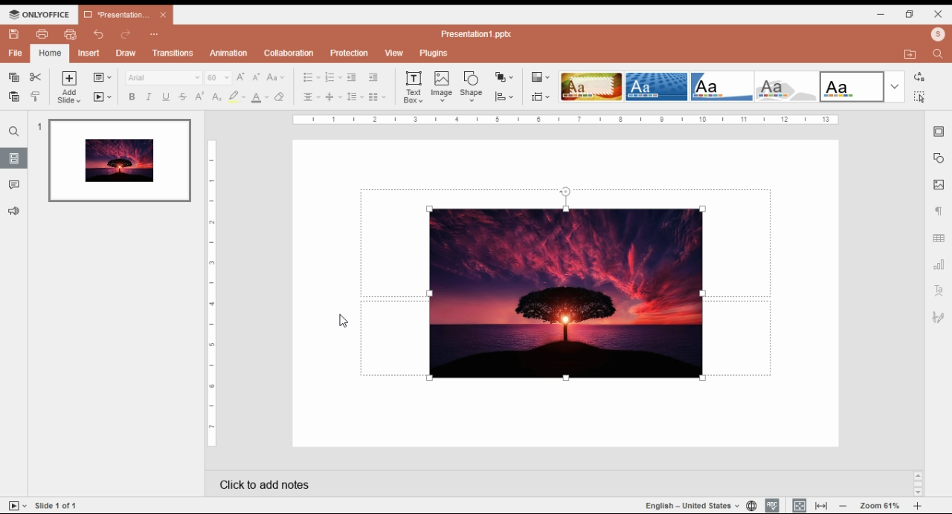  What do you see at coordinates (61, 504) in the screenshot?
I see `Side 1 of 1` at bounding box center [61, 504].